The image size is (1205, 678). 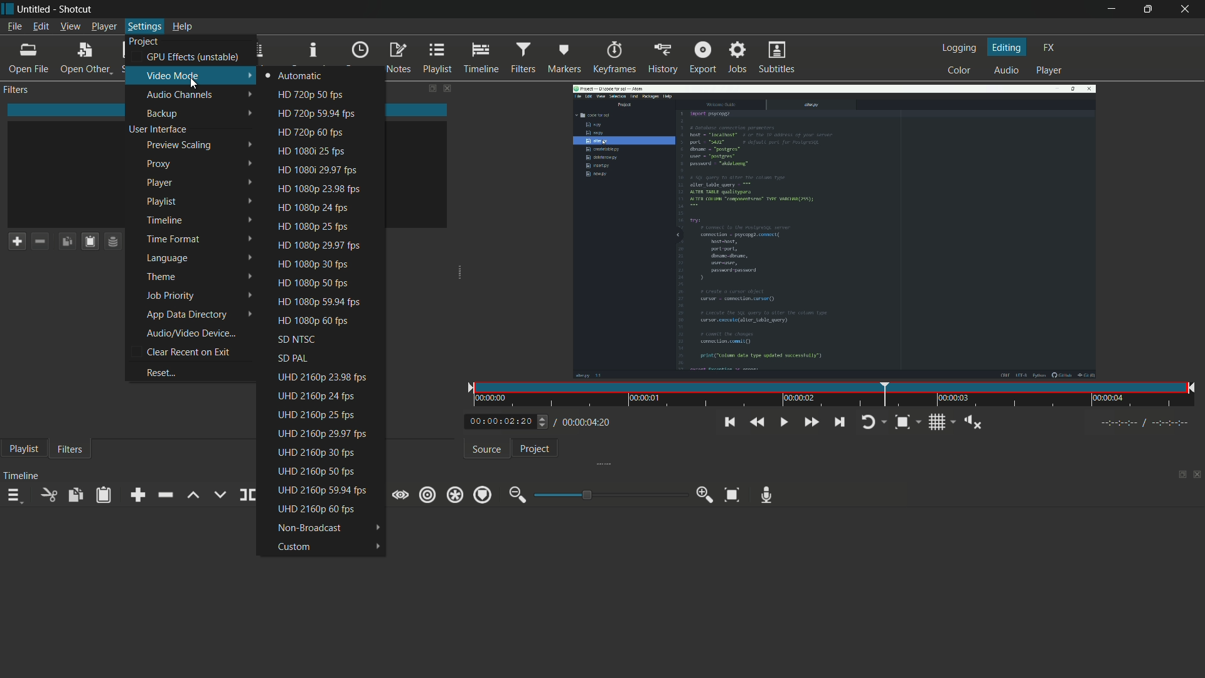 What do you see at coordinates (41, 27) in the screenshot?
I see `edit menu` at bounding box center [41, 27].